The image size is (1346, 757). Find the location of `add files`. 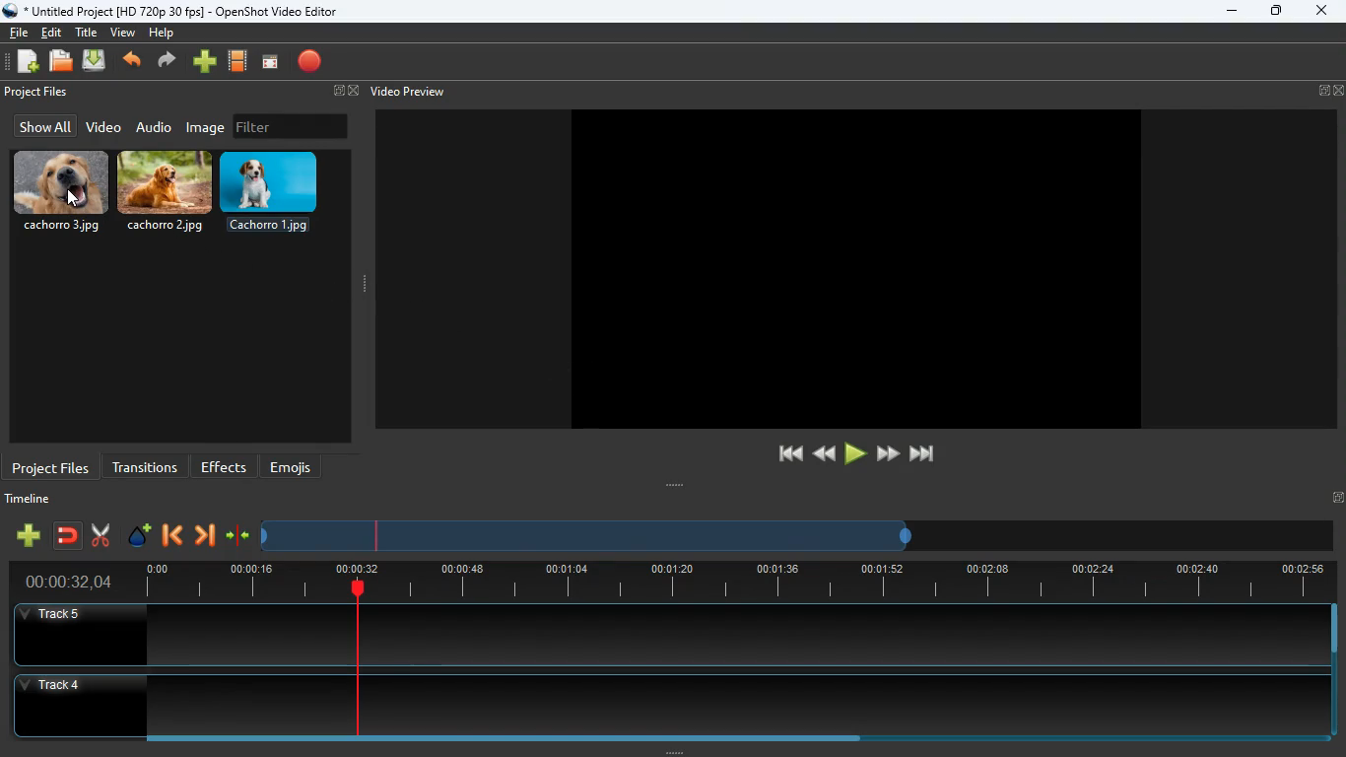

add files is located at coordinates (30, 64).